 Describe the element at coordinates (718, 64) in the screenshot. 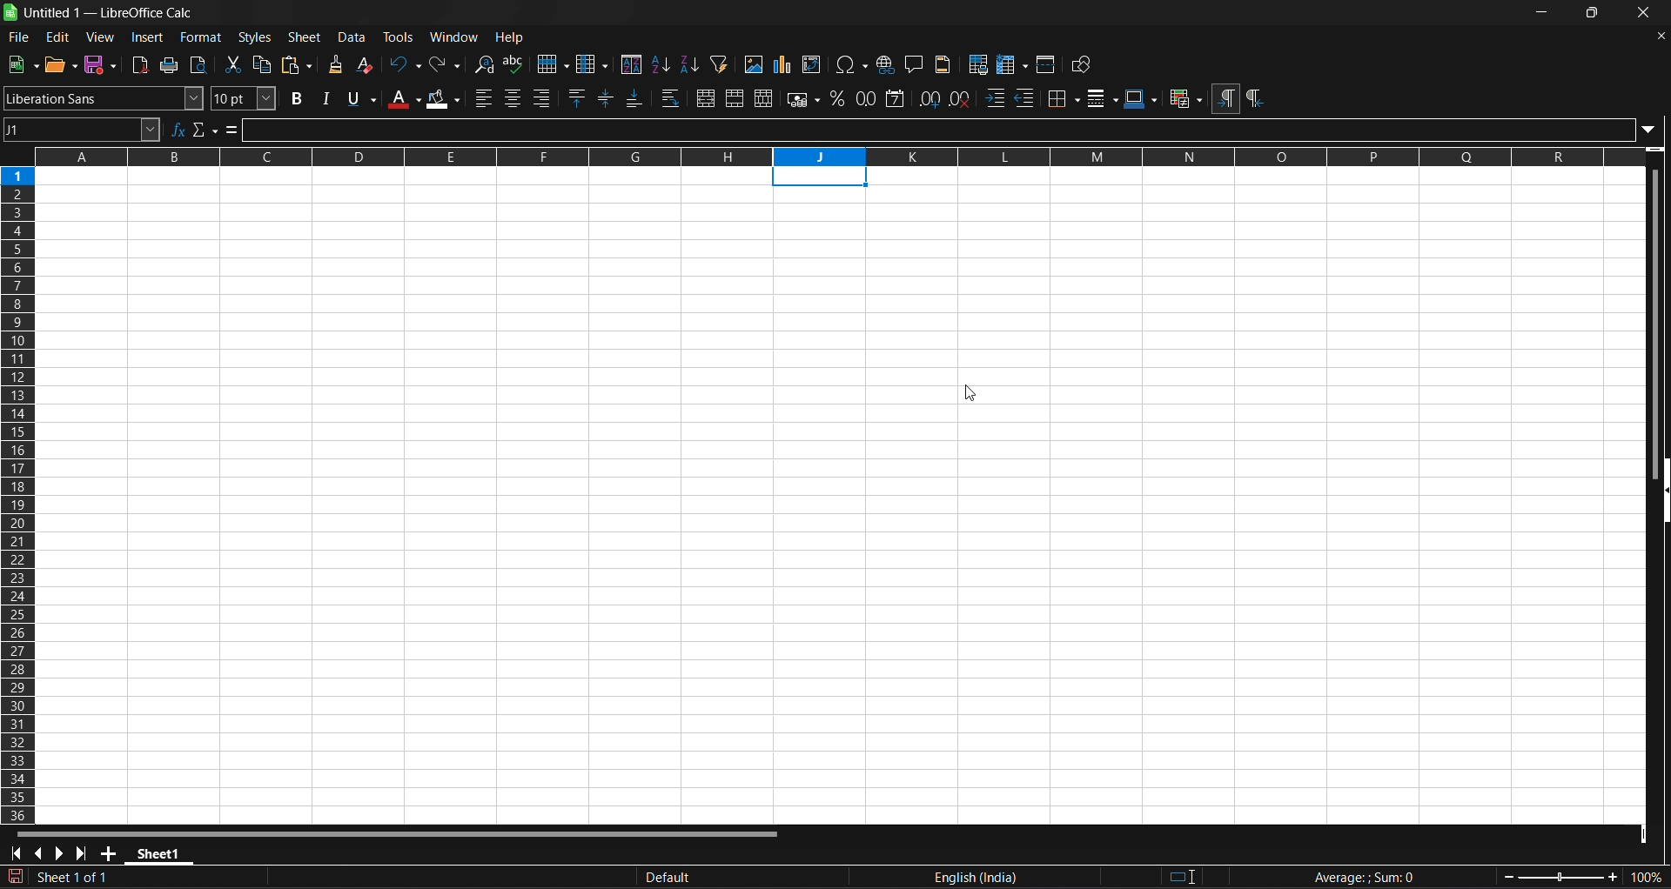

I see `auto filter ` at that location.